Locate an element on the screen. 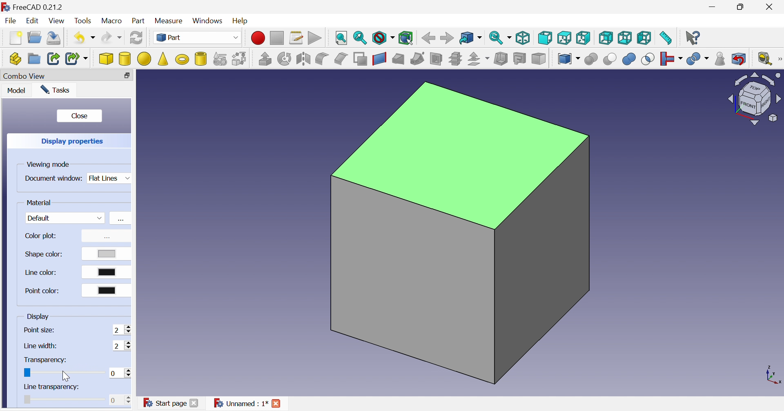  0 is located at coordinates (119, 373).